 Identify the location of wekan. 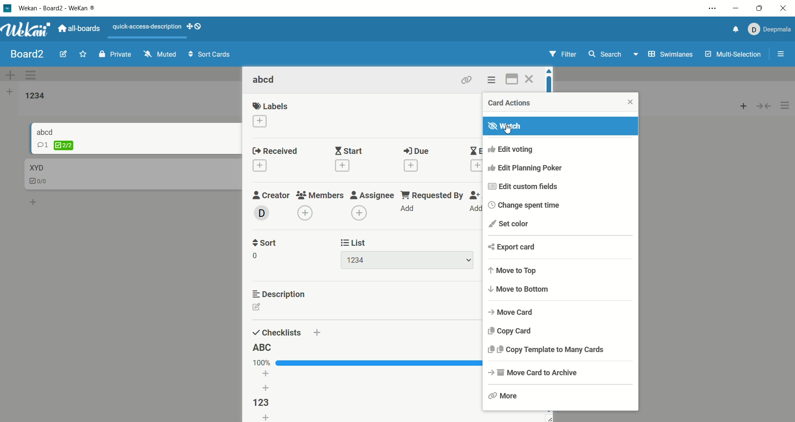
(28, 29).